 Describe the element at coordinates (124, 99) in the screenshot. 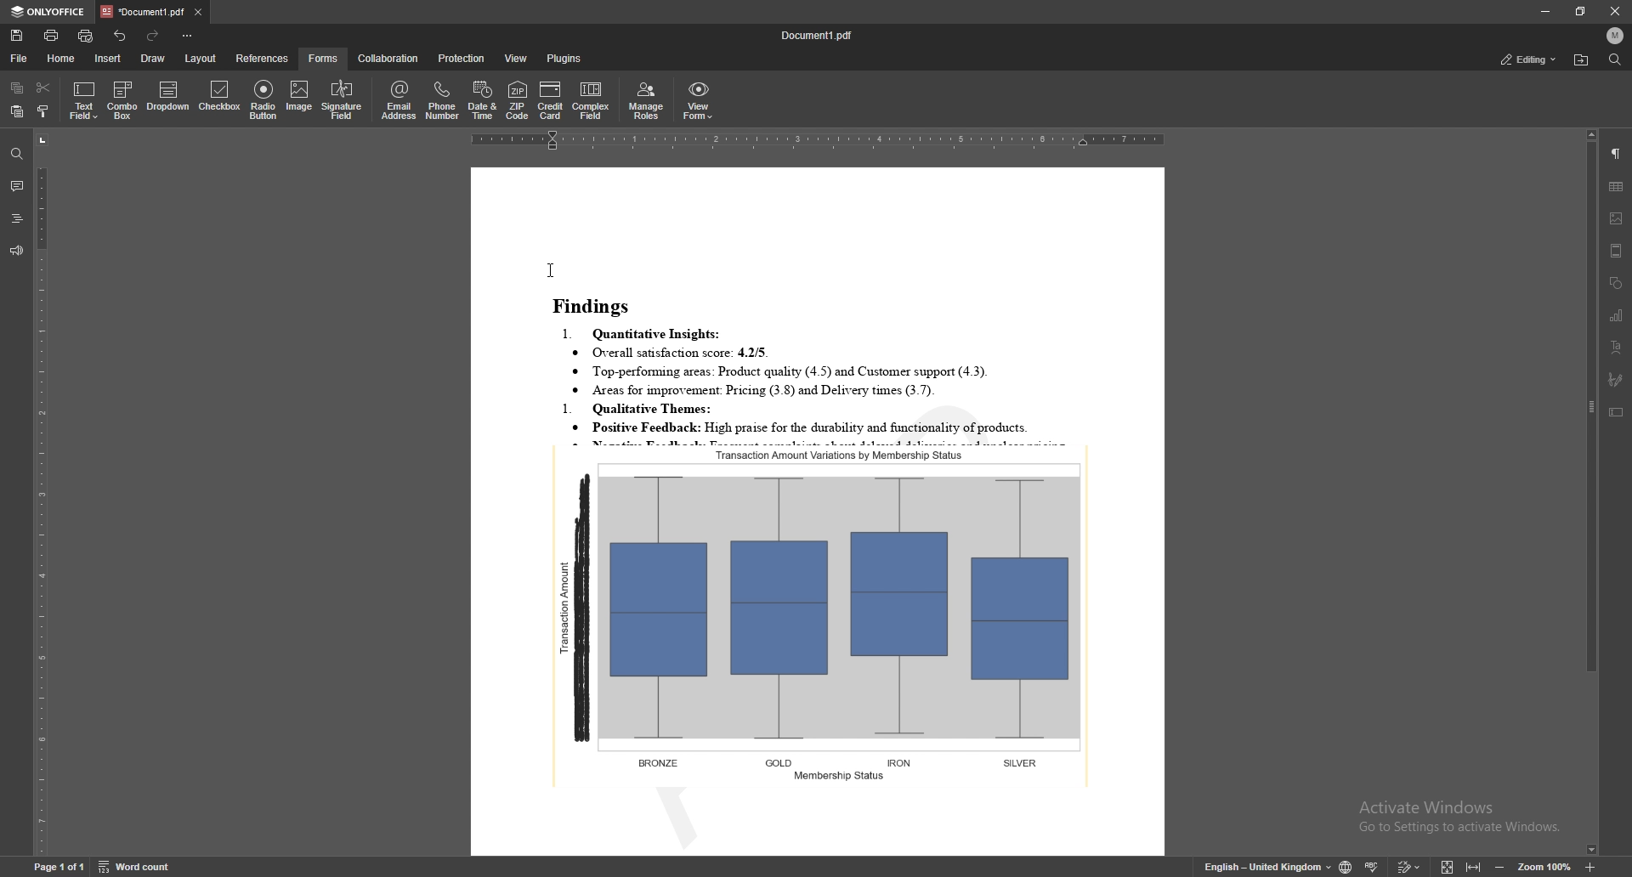

I see `combo box` at that location.